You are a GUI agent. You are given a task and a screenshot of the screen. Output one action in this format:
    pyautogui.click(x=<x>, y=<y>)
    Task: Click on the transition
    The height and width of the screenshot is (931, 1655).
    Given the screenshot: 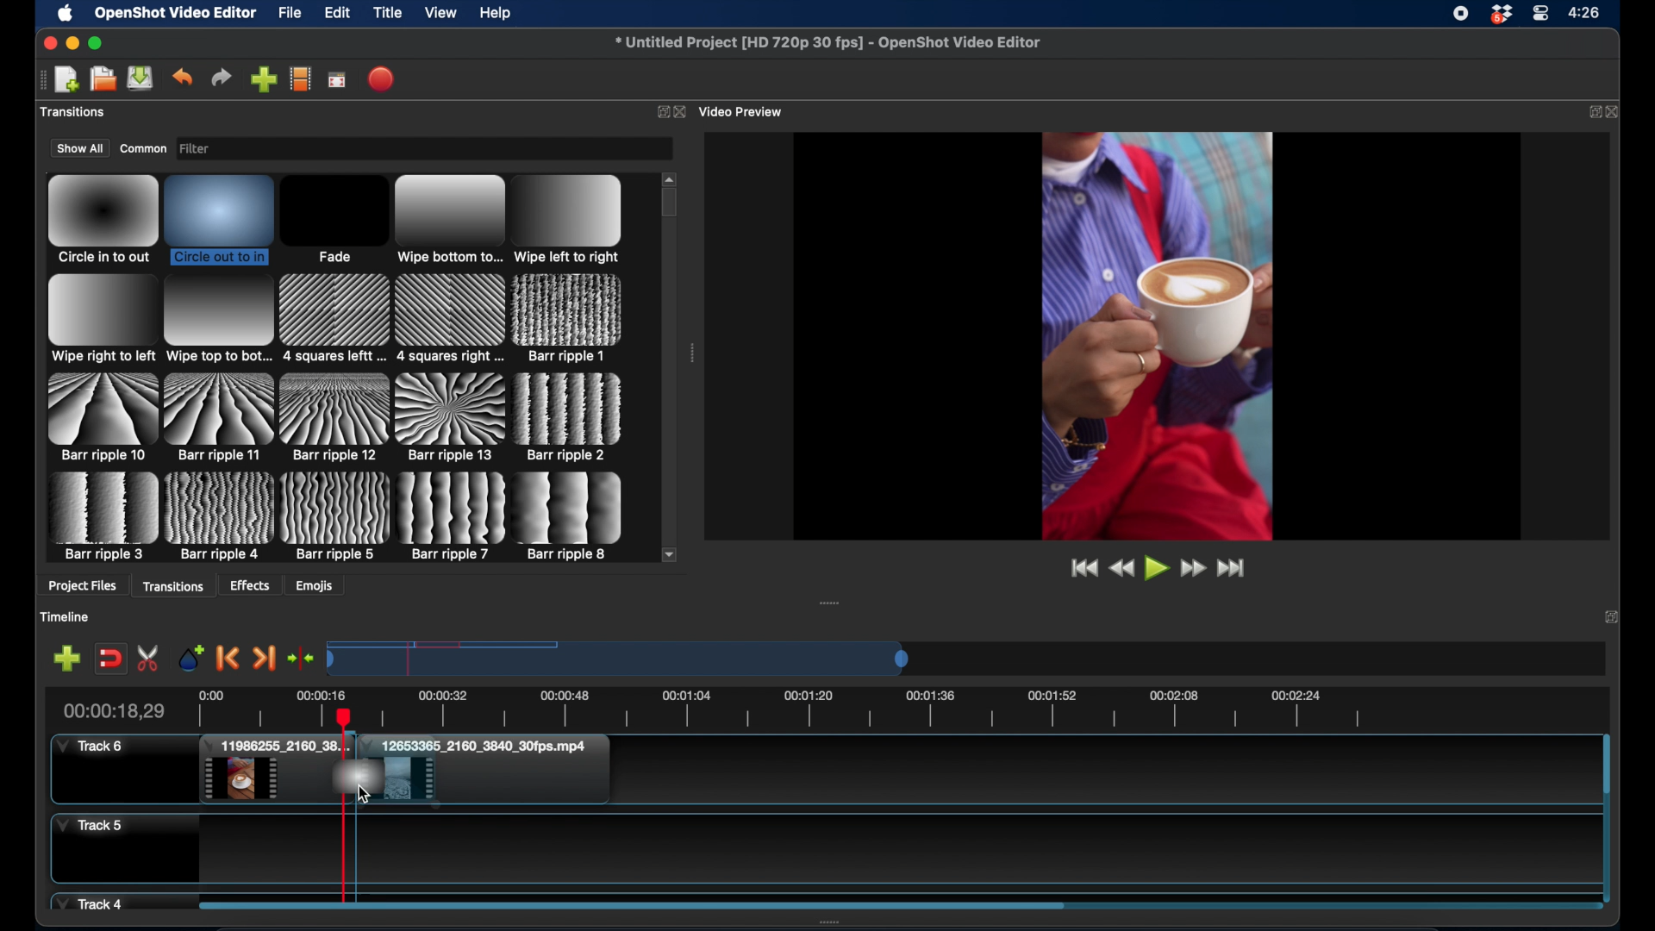 What is the action you would take?
    pyautogui.click(x=100, y=416)
    